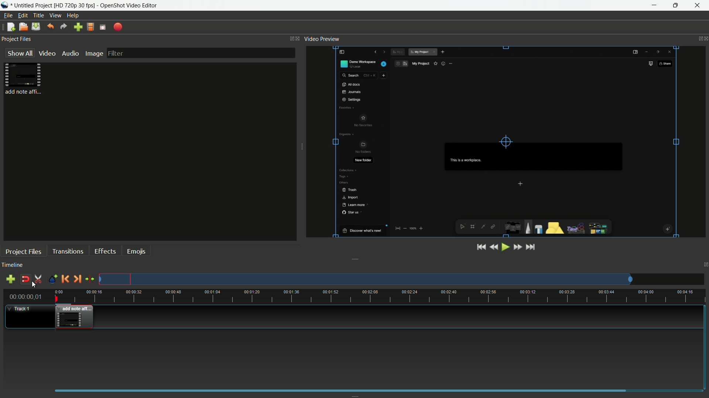 The width and height of the screenshot is (709, 398). I want to click on cursor, so click(32, 286).